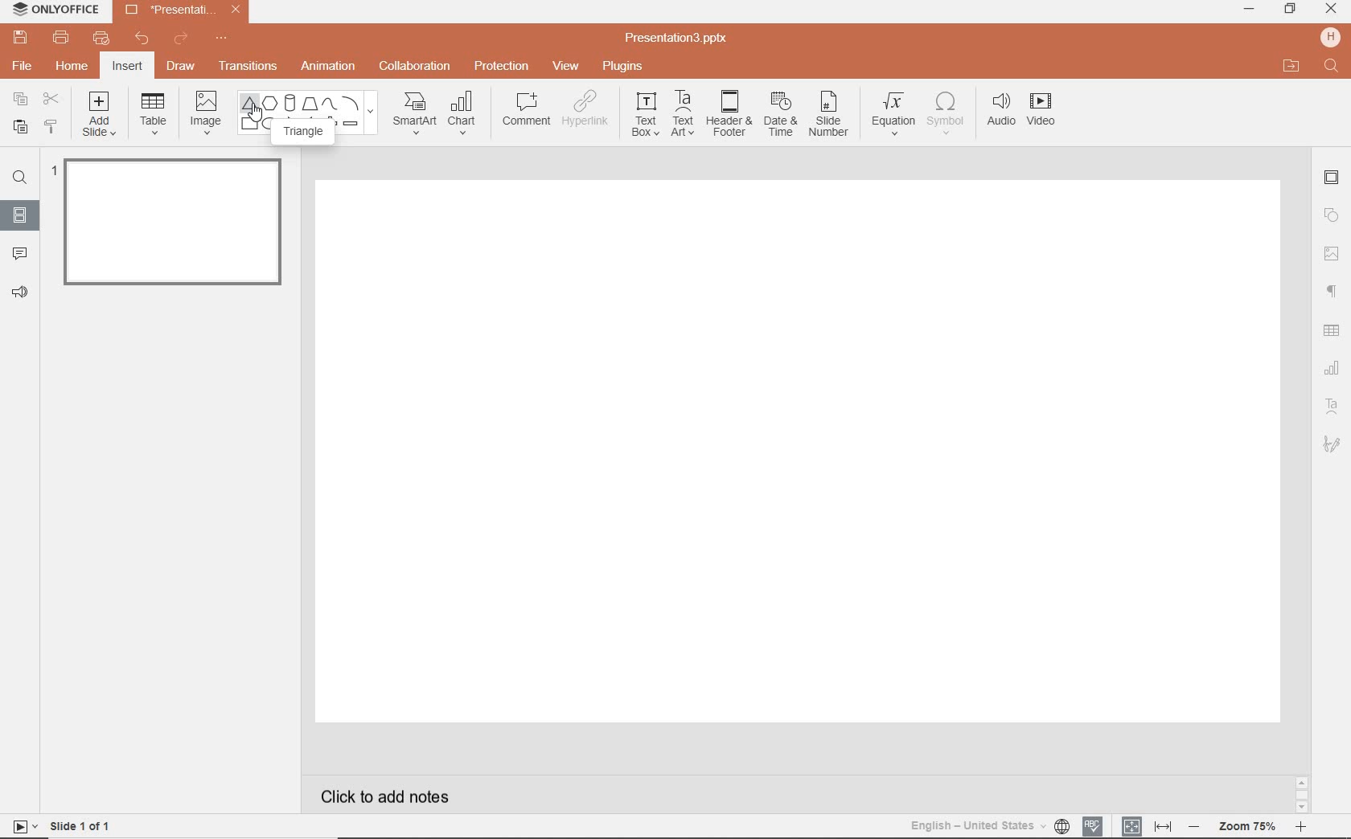 The width and height of the screenshot is (1351, 839). Describe the element at coordinates (1162, 827) in the screenshot. I see `FIT TO WIDTH` at that location.